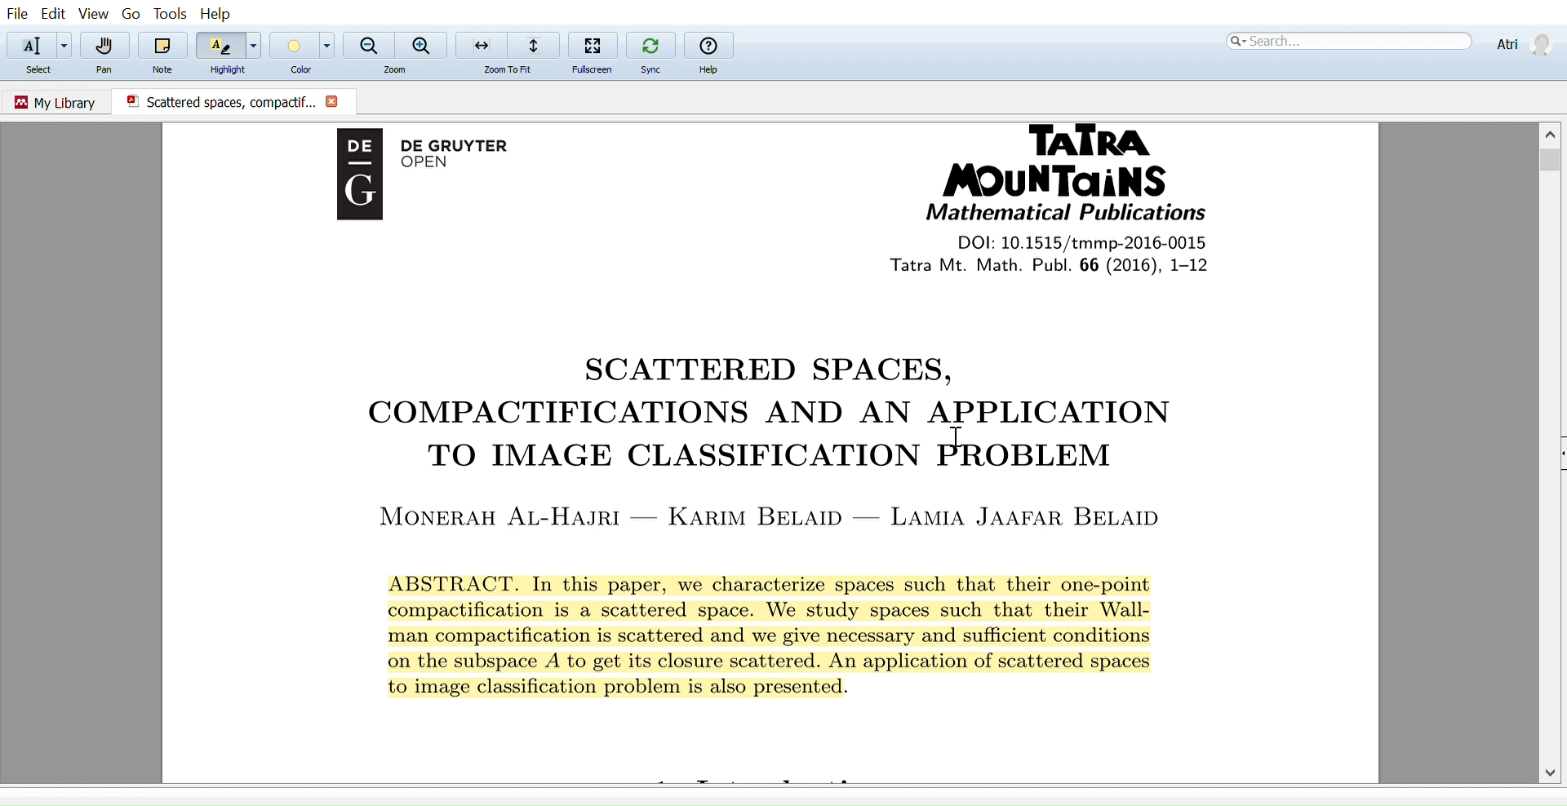 This screenshot has width=1567, height=806. What do you see at coordinates (1552, 131) in the screenshot?
I see `Move up` at bounding box center [1552, 131].